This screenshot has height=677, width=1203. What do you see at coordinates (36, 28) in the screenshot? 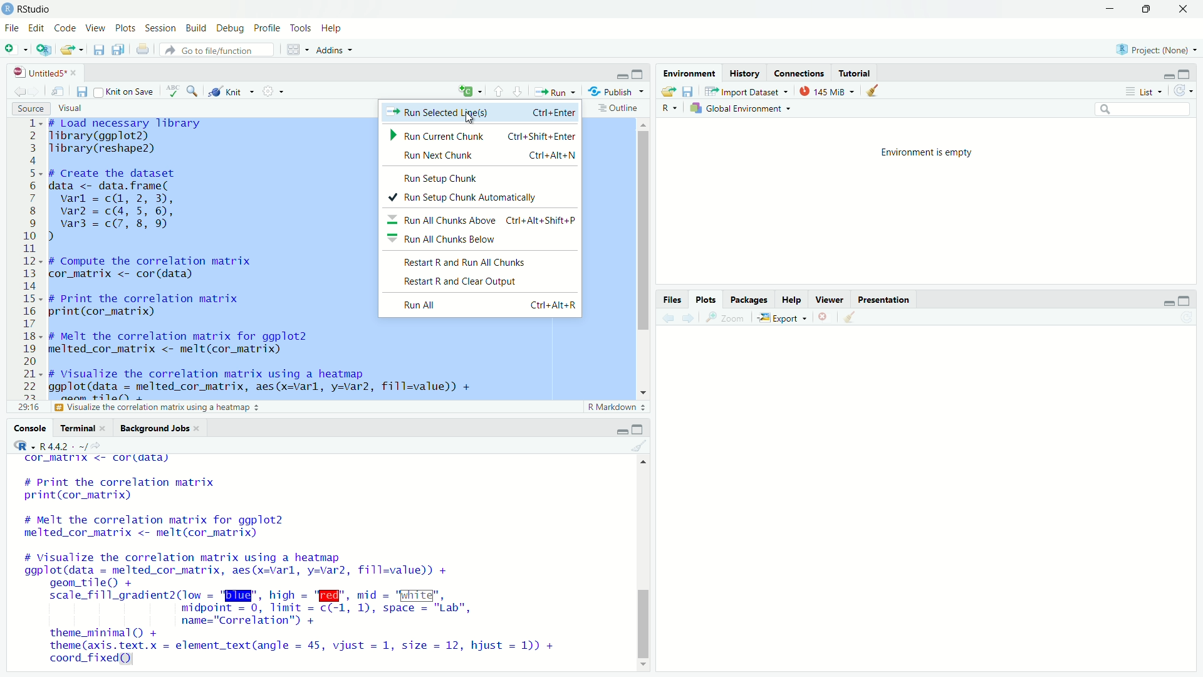
I see `edit` at bounding box center [36, 28].